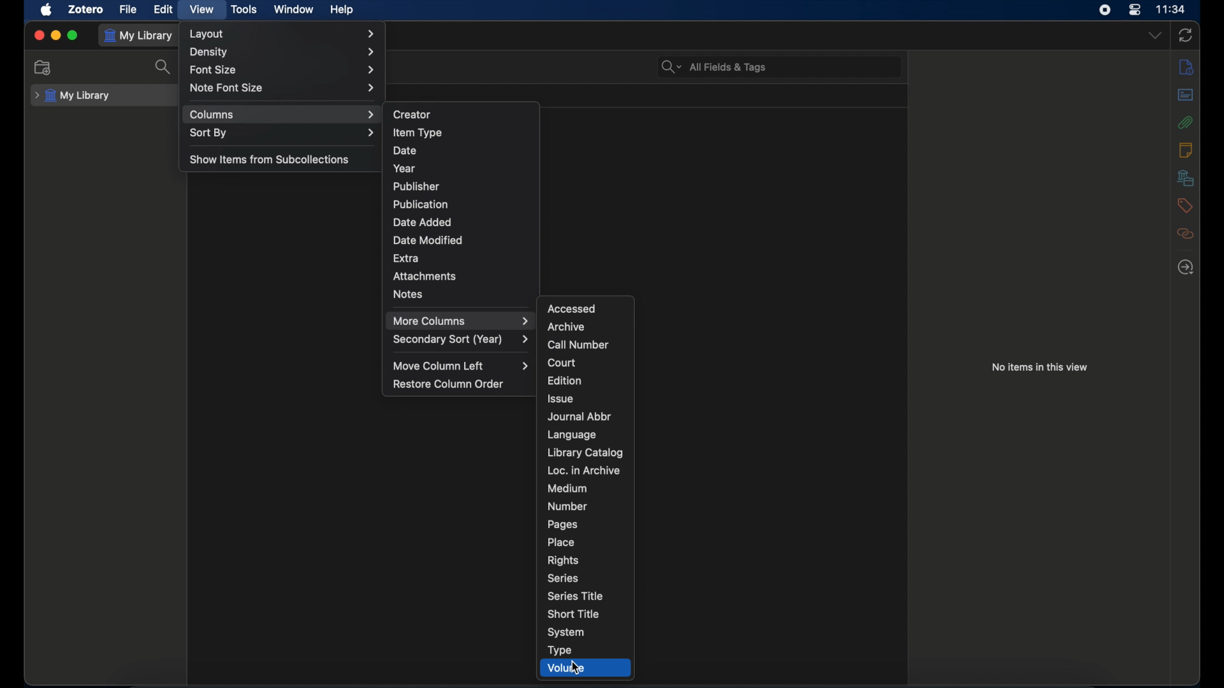 Image resolution: width=1224 pixels, height=688 pixels. What do you see at coordinates (571, 434) in the screenshot?
I see `language` at bounding box center [571, 434].